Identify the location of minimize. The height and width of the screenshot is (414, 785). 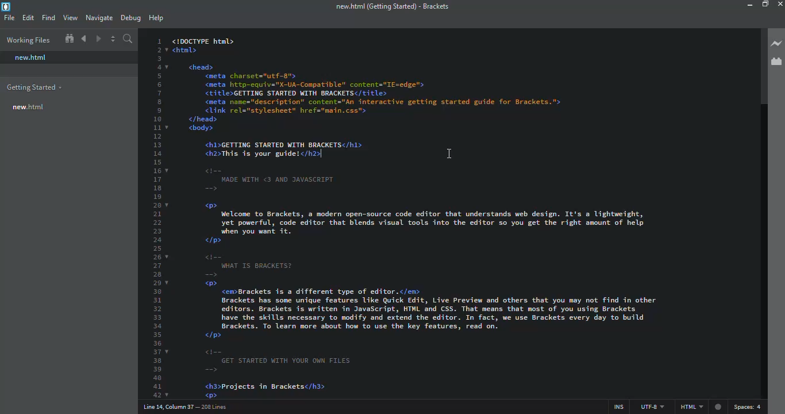
(739, 5).